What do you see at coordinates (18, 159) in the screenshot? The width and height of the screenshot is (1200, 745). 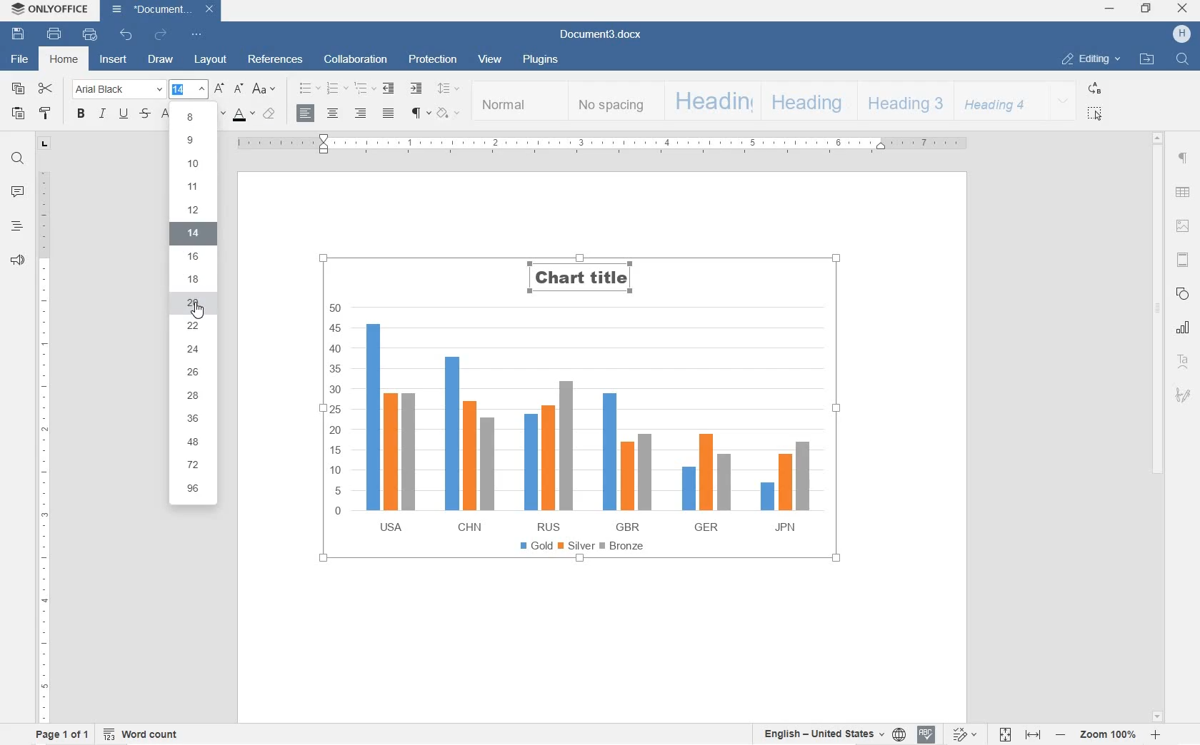 I see `FIND` at bounding box center [18, 159].